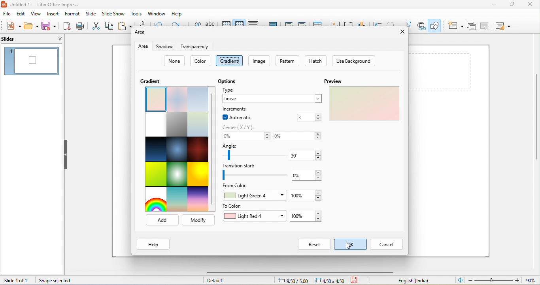 This screenshot has width=540, height=285. What do you see at coordinates (300, 217) in the screenshot?
I see `to color percentage` at bounding box center [300, 217].